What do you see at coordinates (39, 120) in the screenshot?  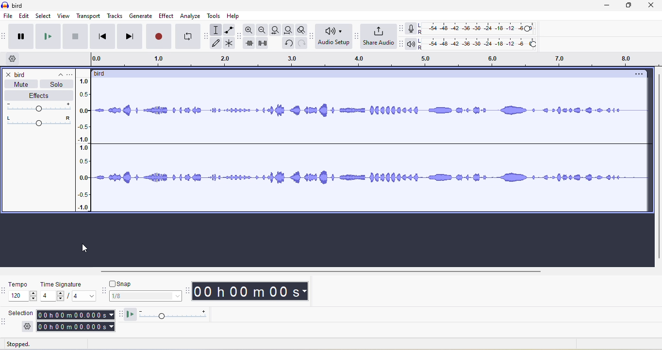 I see `pan:  center` at bounding box center [39, 120].